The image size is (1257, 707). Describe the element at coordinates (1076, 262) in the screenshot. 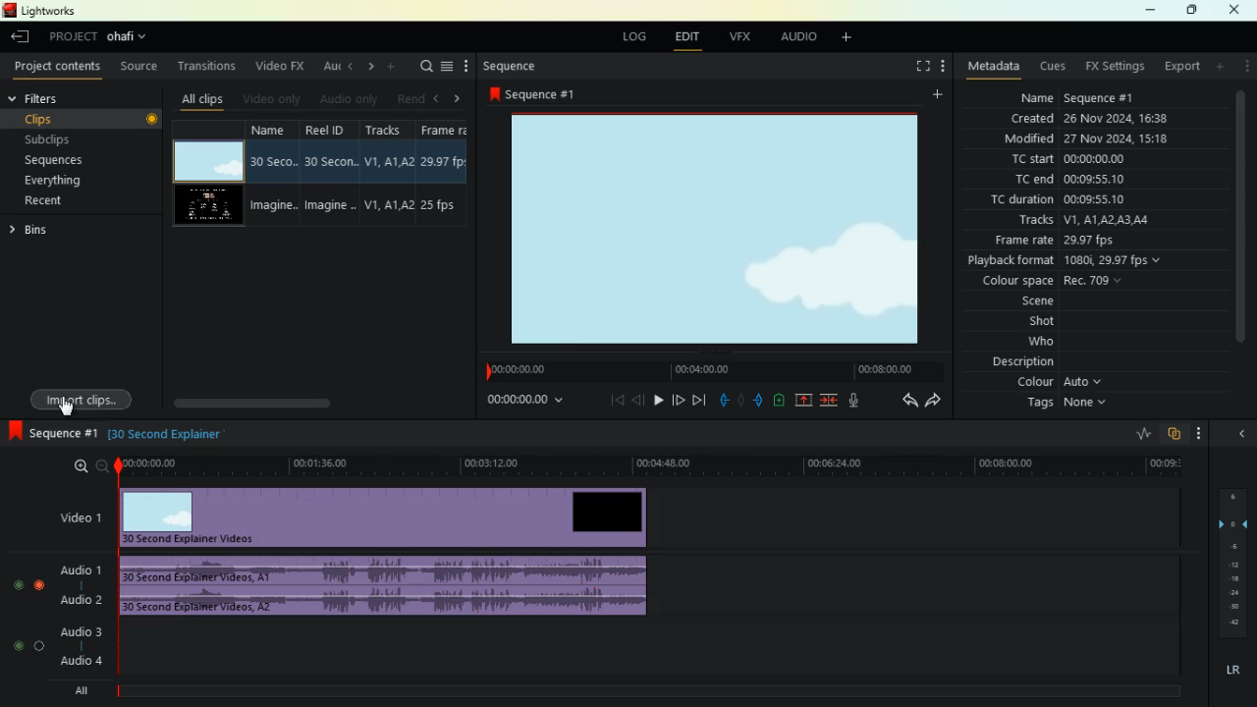

I see `playback format` at that location.